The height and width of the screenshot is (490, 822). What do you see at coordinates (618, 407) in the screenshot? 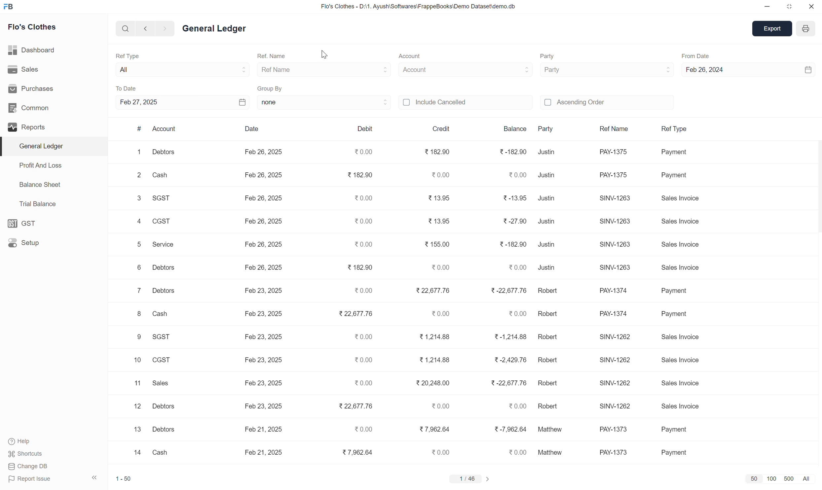
I see `SINV-1262` at bounding box center [618, 407].